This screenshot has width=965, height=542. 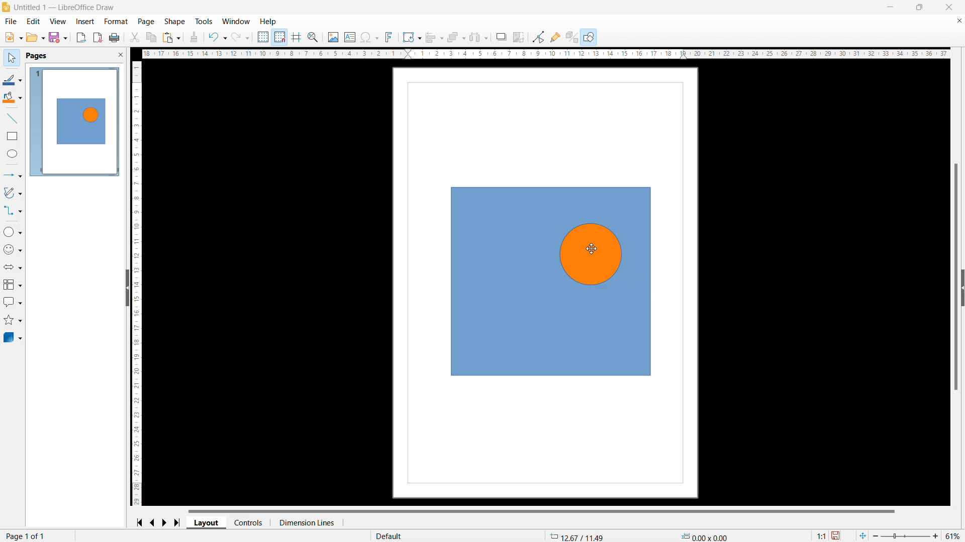 I want to click on rectangle tool, so click(x=13, y=136).